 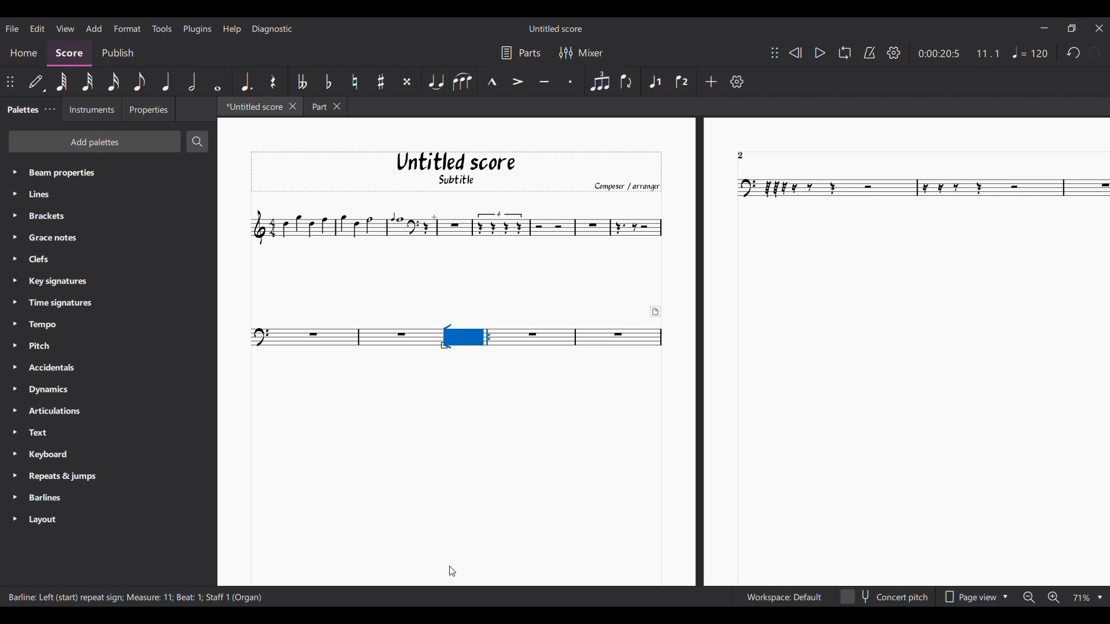 What do you see at coordinates (1094, 53) in the screenshot?
I see `Redo` at bounding box center [1094, 53].